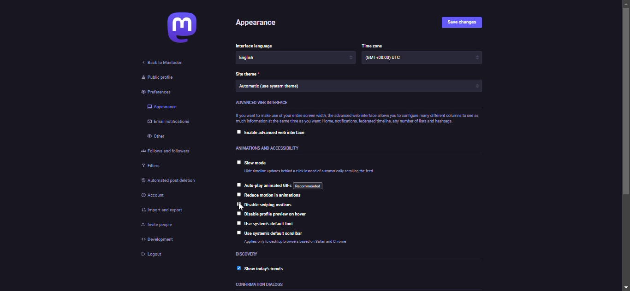 The width and height of the screenshot is (630, 291). What do you see at coordinates (626, 145) in the screenshot?
I see `scroll bar` at bounding box center [626, 145].